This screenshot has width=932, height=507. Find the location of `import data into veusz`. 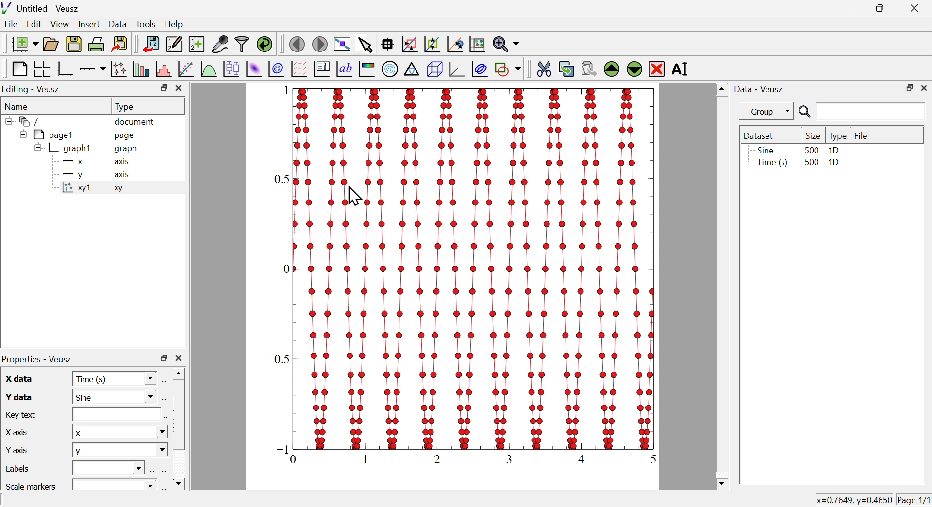

import data into veusz is located at coordinates (150, 45).